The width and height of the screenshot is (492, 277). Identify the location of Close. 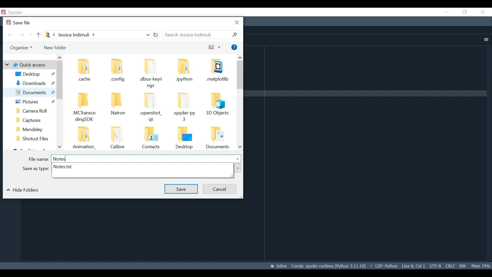
(483, 12).